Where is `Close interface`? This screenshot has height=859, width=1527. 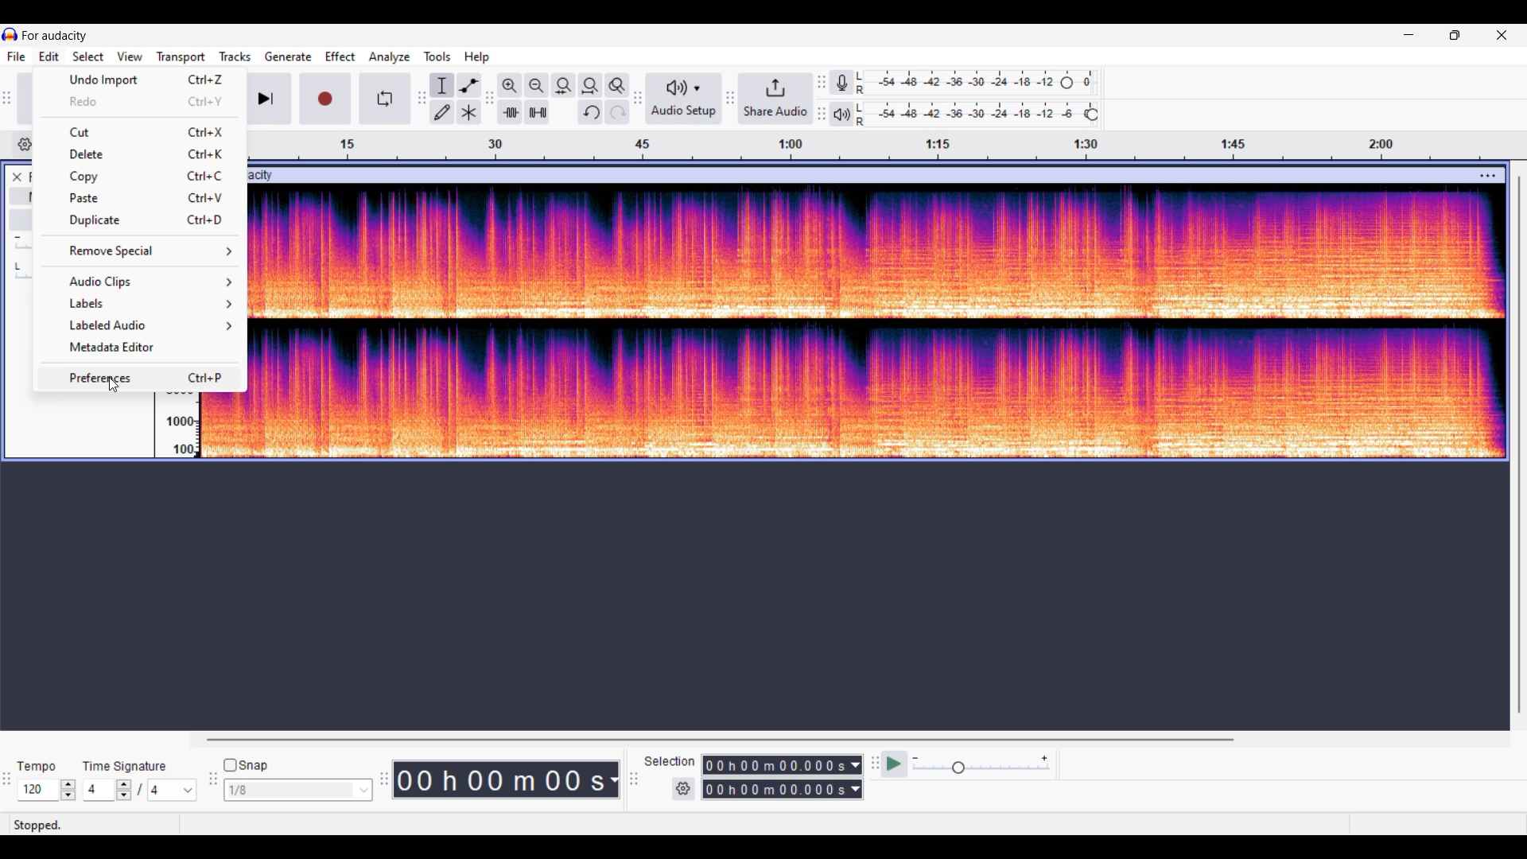
Close interface is located at coordinates (1502, 35).